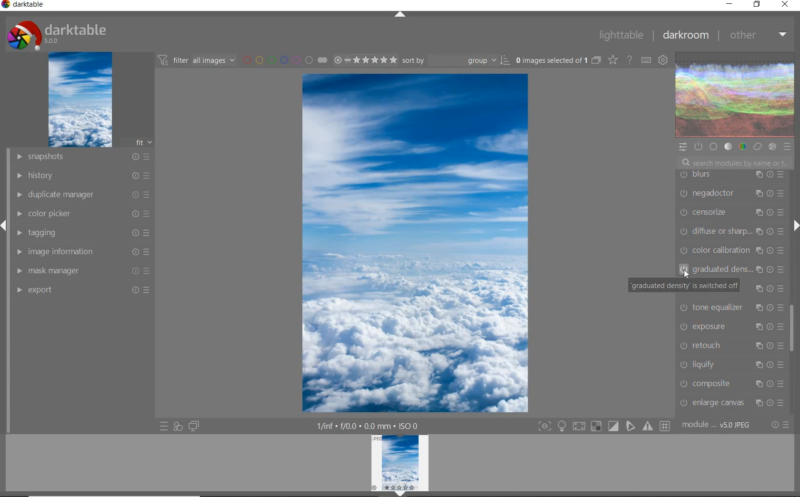 This screenshot has width=800, height=497. I want to click on CHANGE TYPE OF OVERLAY, so click(612, 61).